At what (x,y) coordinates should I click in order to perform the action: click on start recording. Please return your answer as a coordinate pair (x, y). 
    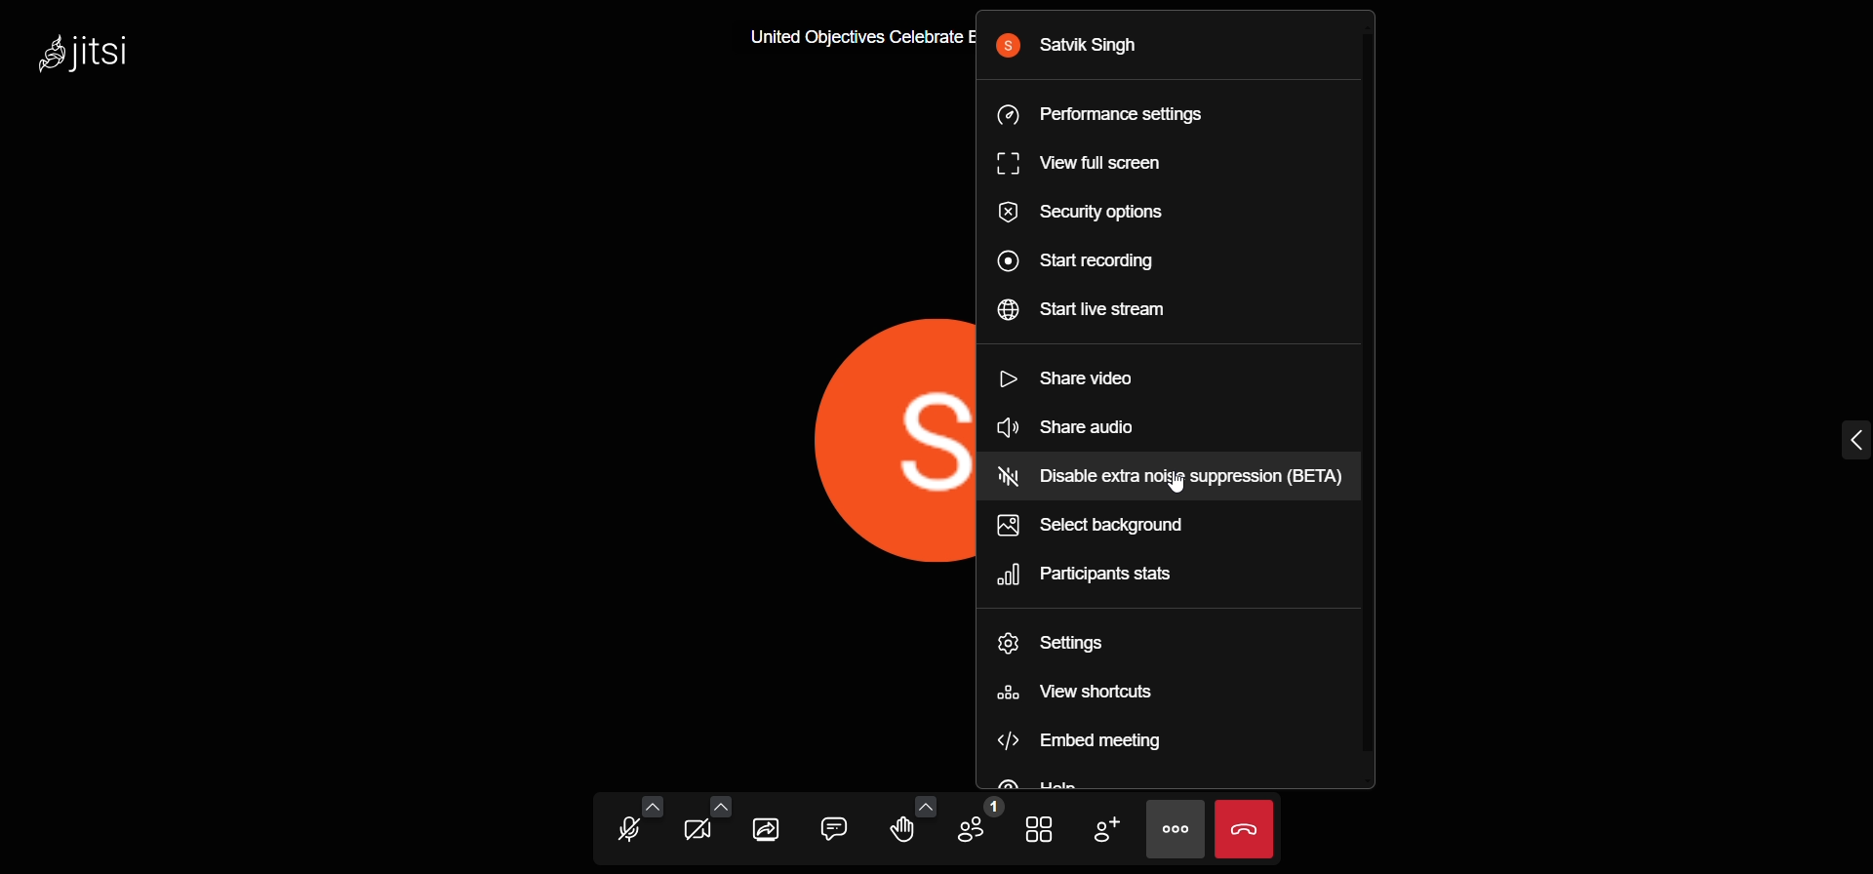
    Looking at the image, I should click on (1083, 262).